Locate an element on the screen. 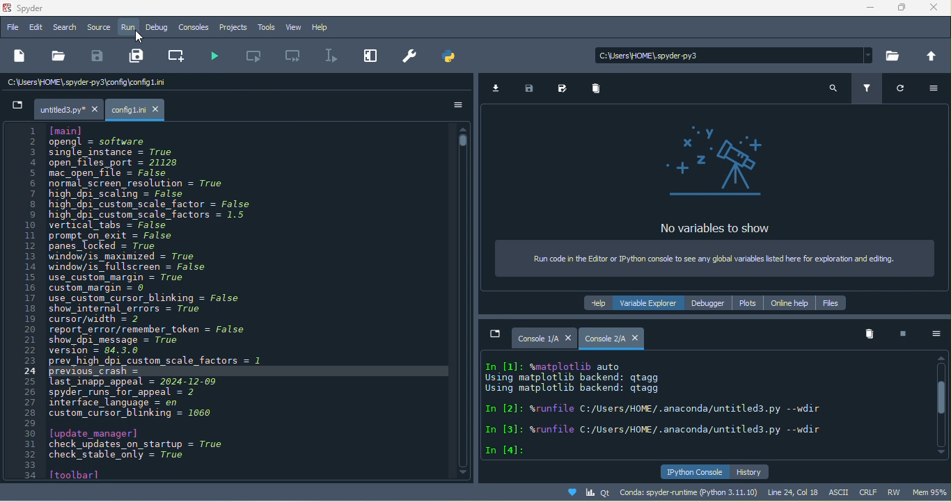 This screenshot has height=502, width=951. save as is located at coordinates (563, 88).